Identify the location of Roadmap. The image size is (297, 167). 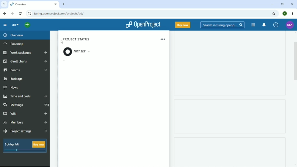
(14, 44).